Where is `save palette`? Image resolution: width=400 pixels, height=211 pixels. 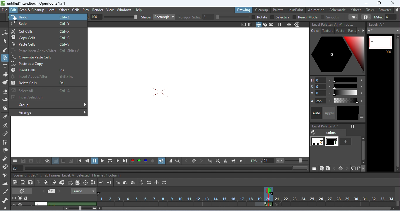
save palette is located at coordinates (328, 169).